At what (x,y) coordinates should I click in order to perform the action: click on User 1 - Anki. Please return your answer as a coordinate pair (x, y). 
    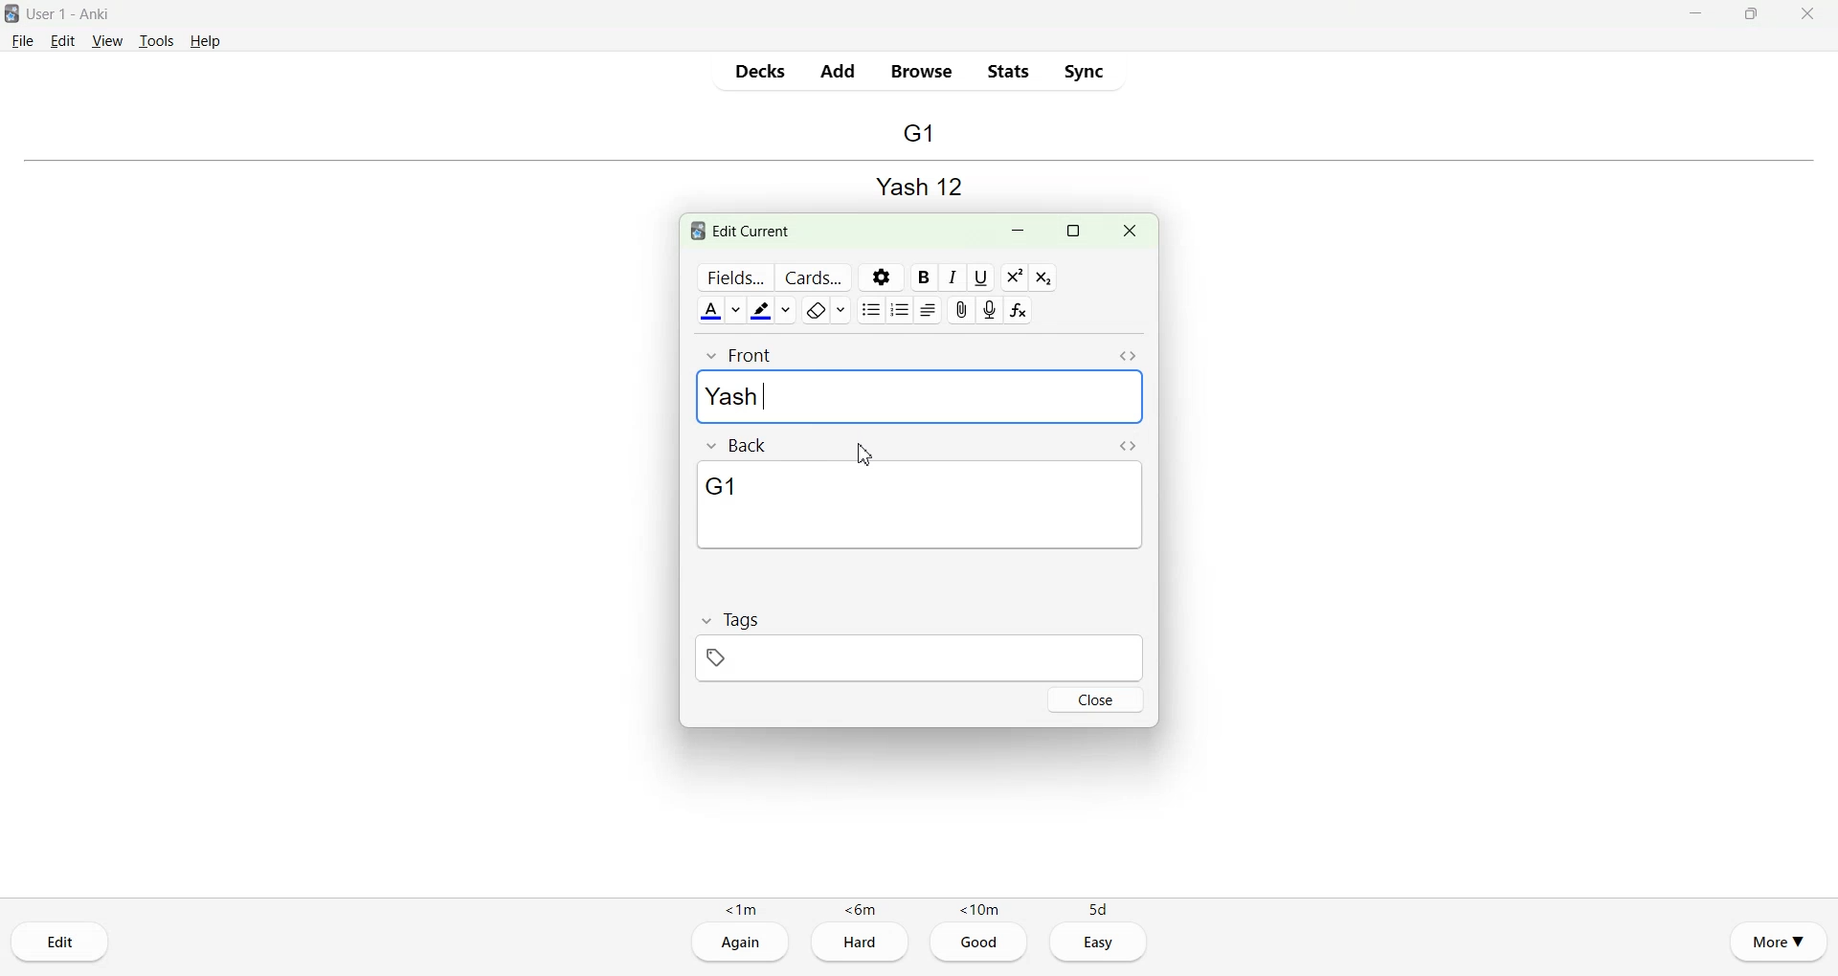
    Looking at the image, I should click on (80, 14).